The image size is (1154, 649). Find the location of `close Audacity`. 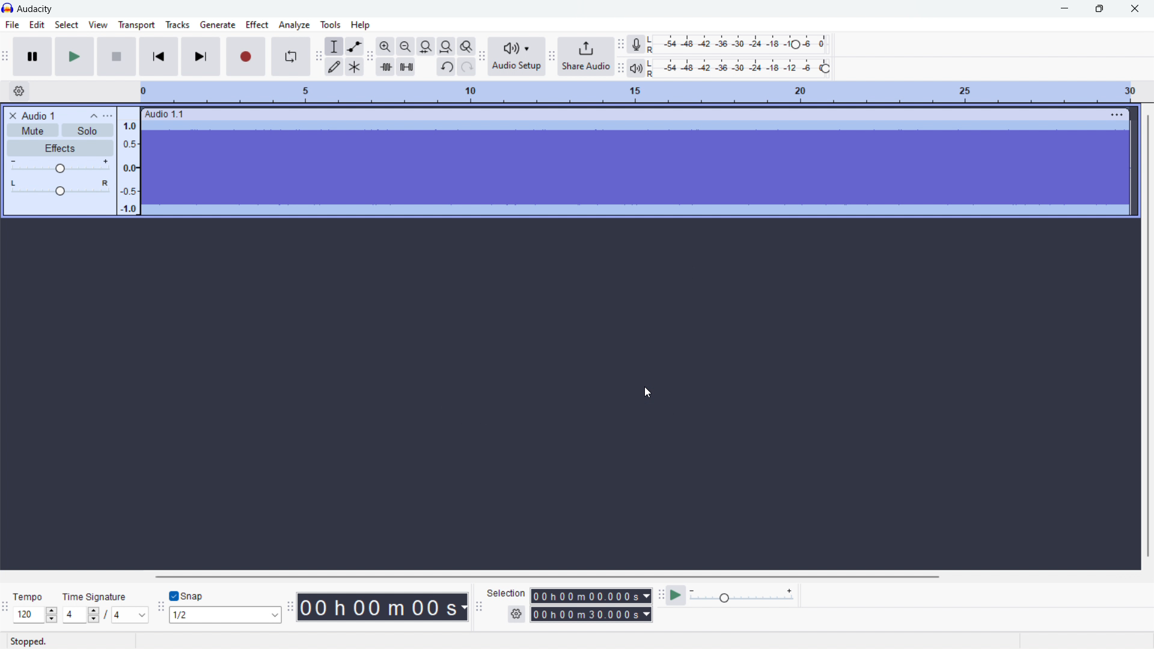

close Audacity is located at coordinates (1132, 8).